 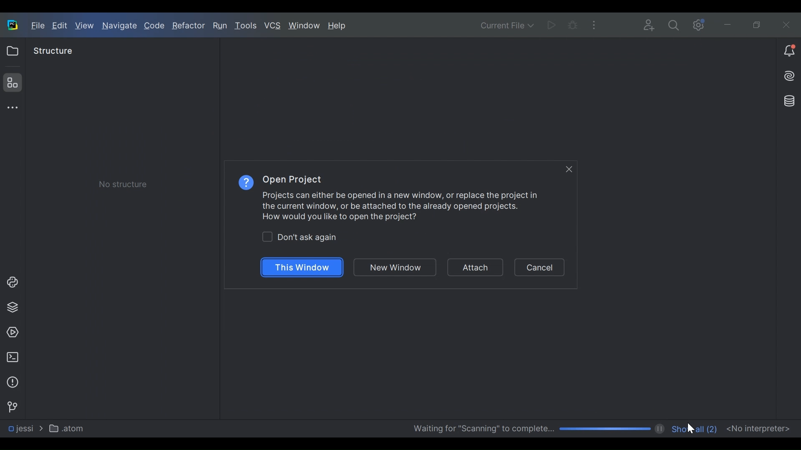 I want to click on Scanning Progress, so click(x=530, y=428).